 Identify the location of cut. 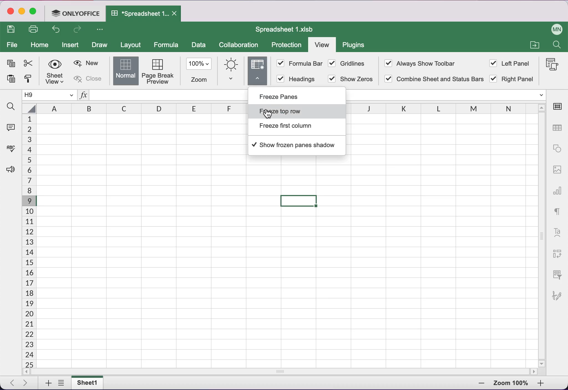
(30, 63).